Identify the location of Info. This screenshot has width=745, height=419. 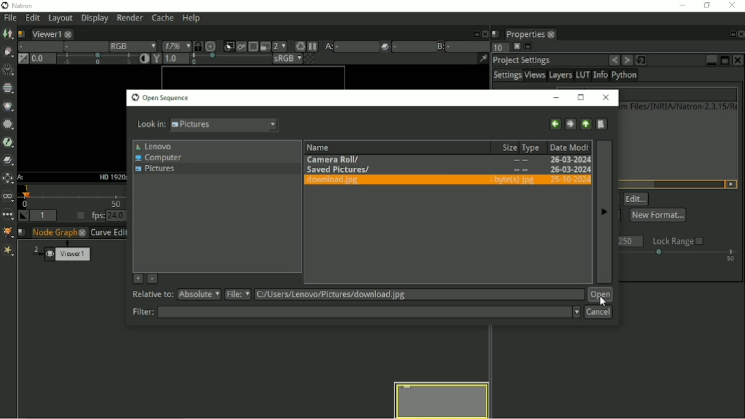
(600, 76).